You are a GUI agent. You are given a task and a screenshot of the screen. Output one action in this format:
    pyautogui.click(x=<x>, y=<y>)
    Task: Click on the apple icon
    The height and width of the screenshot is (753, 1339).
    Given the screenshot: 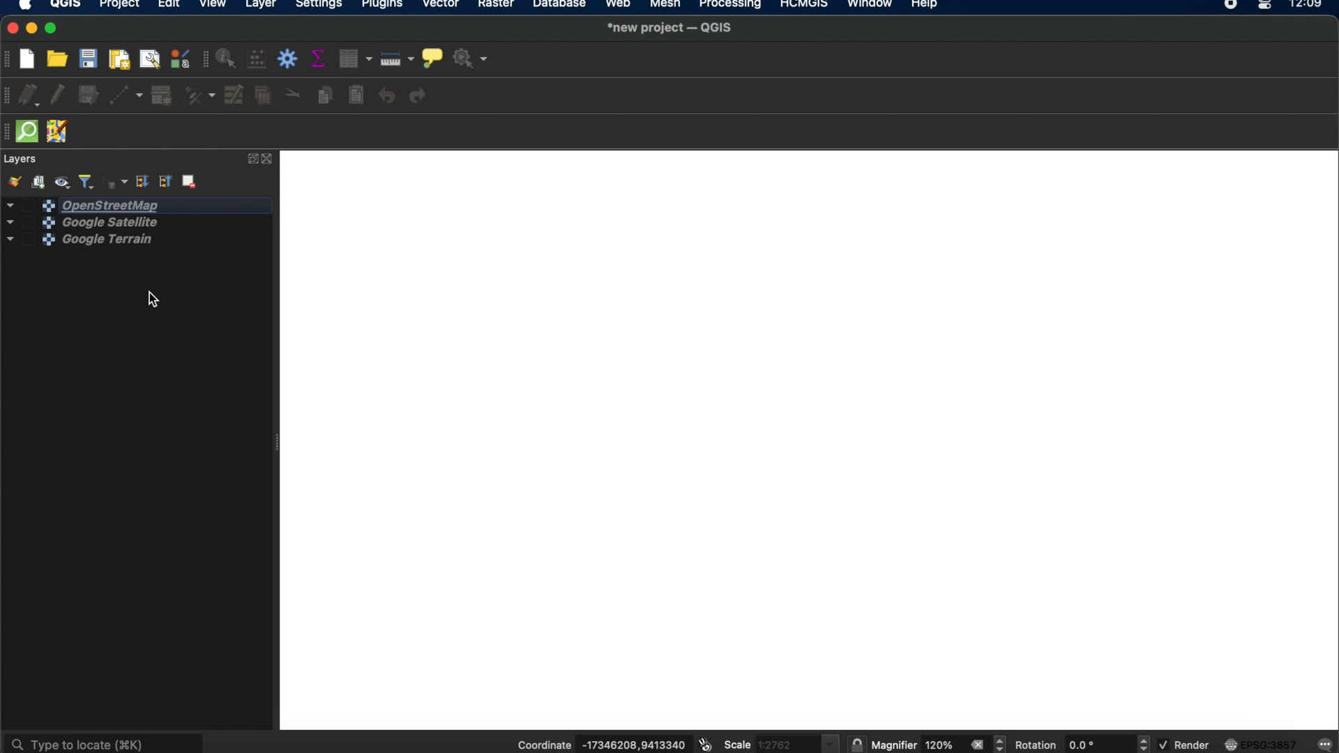 What is the action you would take?
    pyautogui.click(x=30, y=6)
    